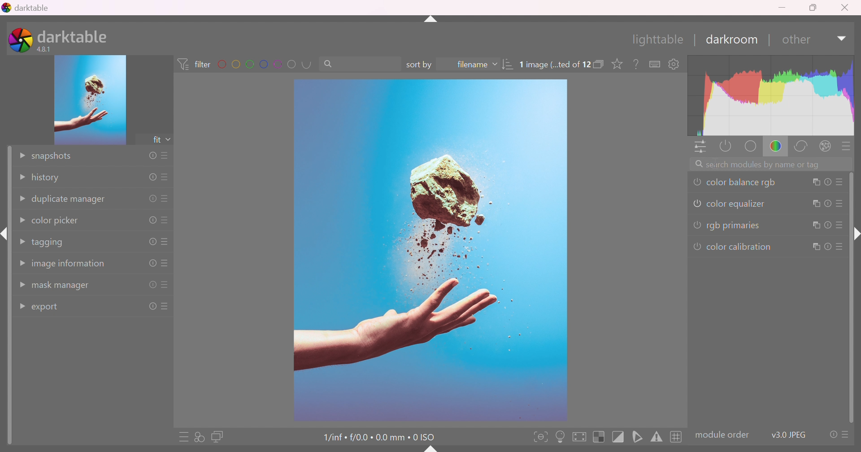 The width and height of the screenshot is (861, 452). I want to click on image, so click(431, 251).